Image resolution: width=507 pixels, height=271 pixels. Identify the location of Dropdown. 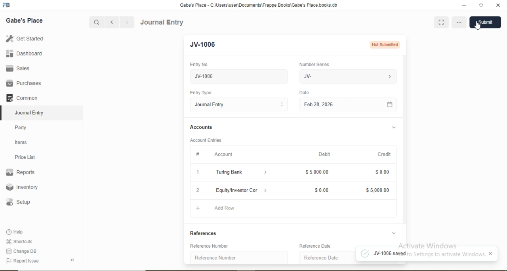
(394, 128).